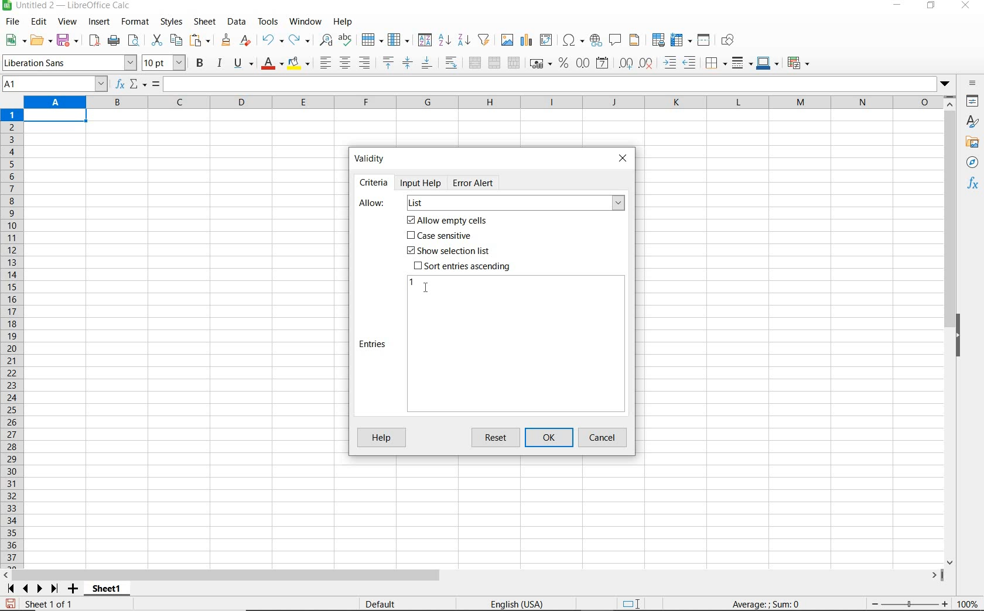 This screenshot has width=984, height=611. I want to click on Show selection list, so click(447, 251).